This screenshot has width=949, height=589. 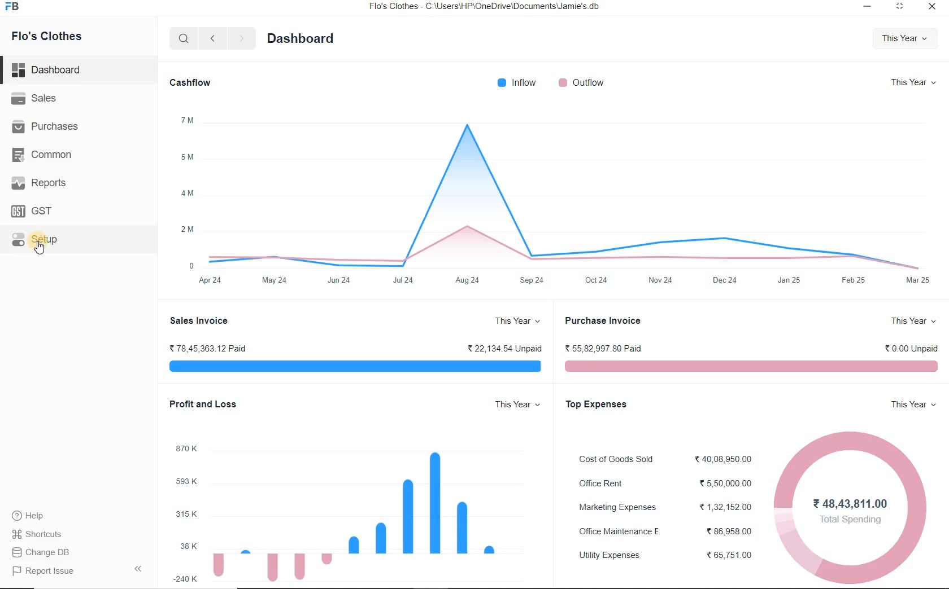 I want to click on Dashboard, so click(x=302, y=39).